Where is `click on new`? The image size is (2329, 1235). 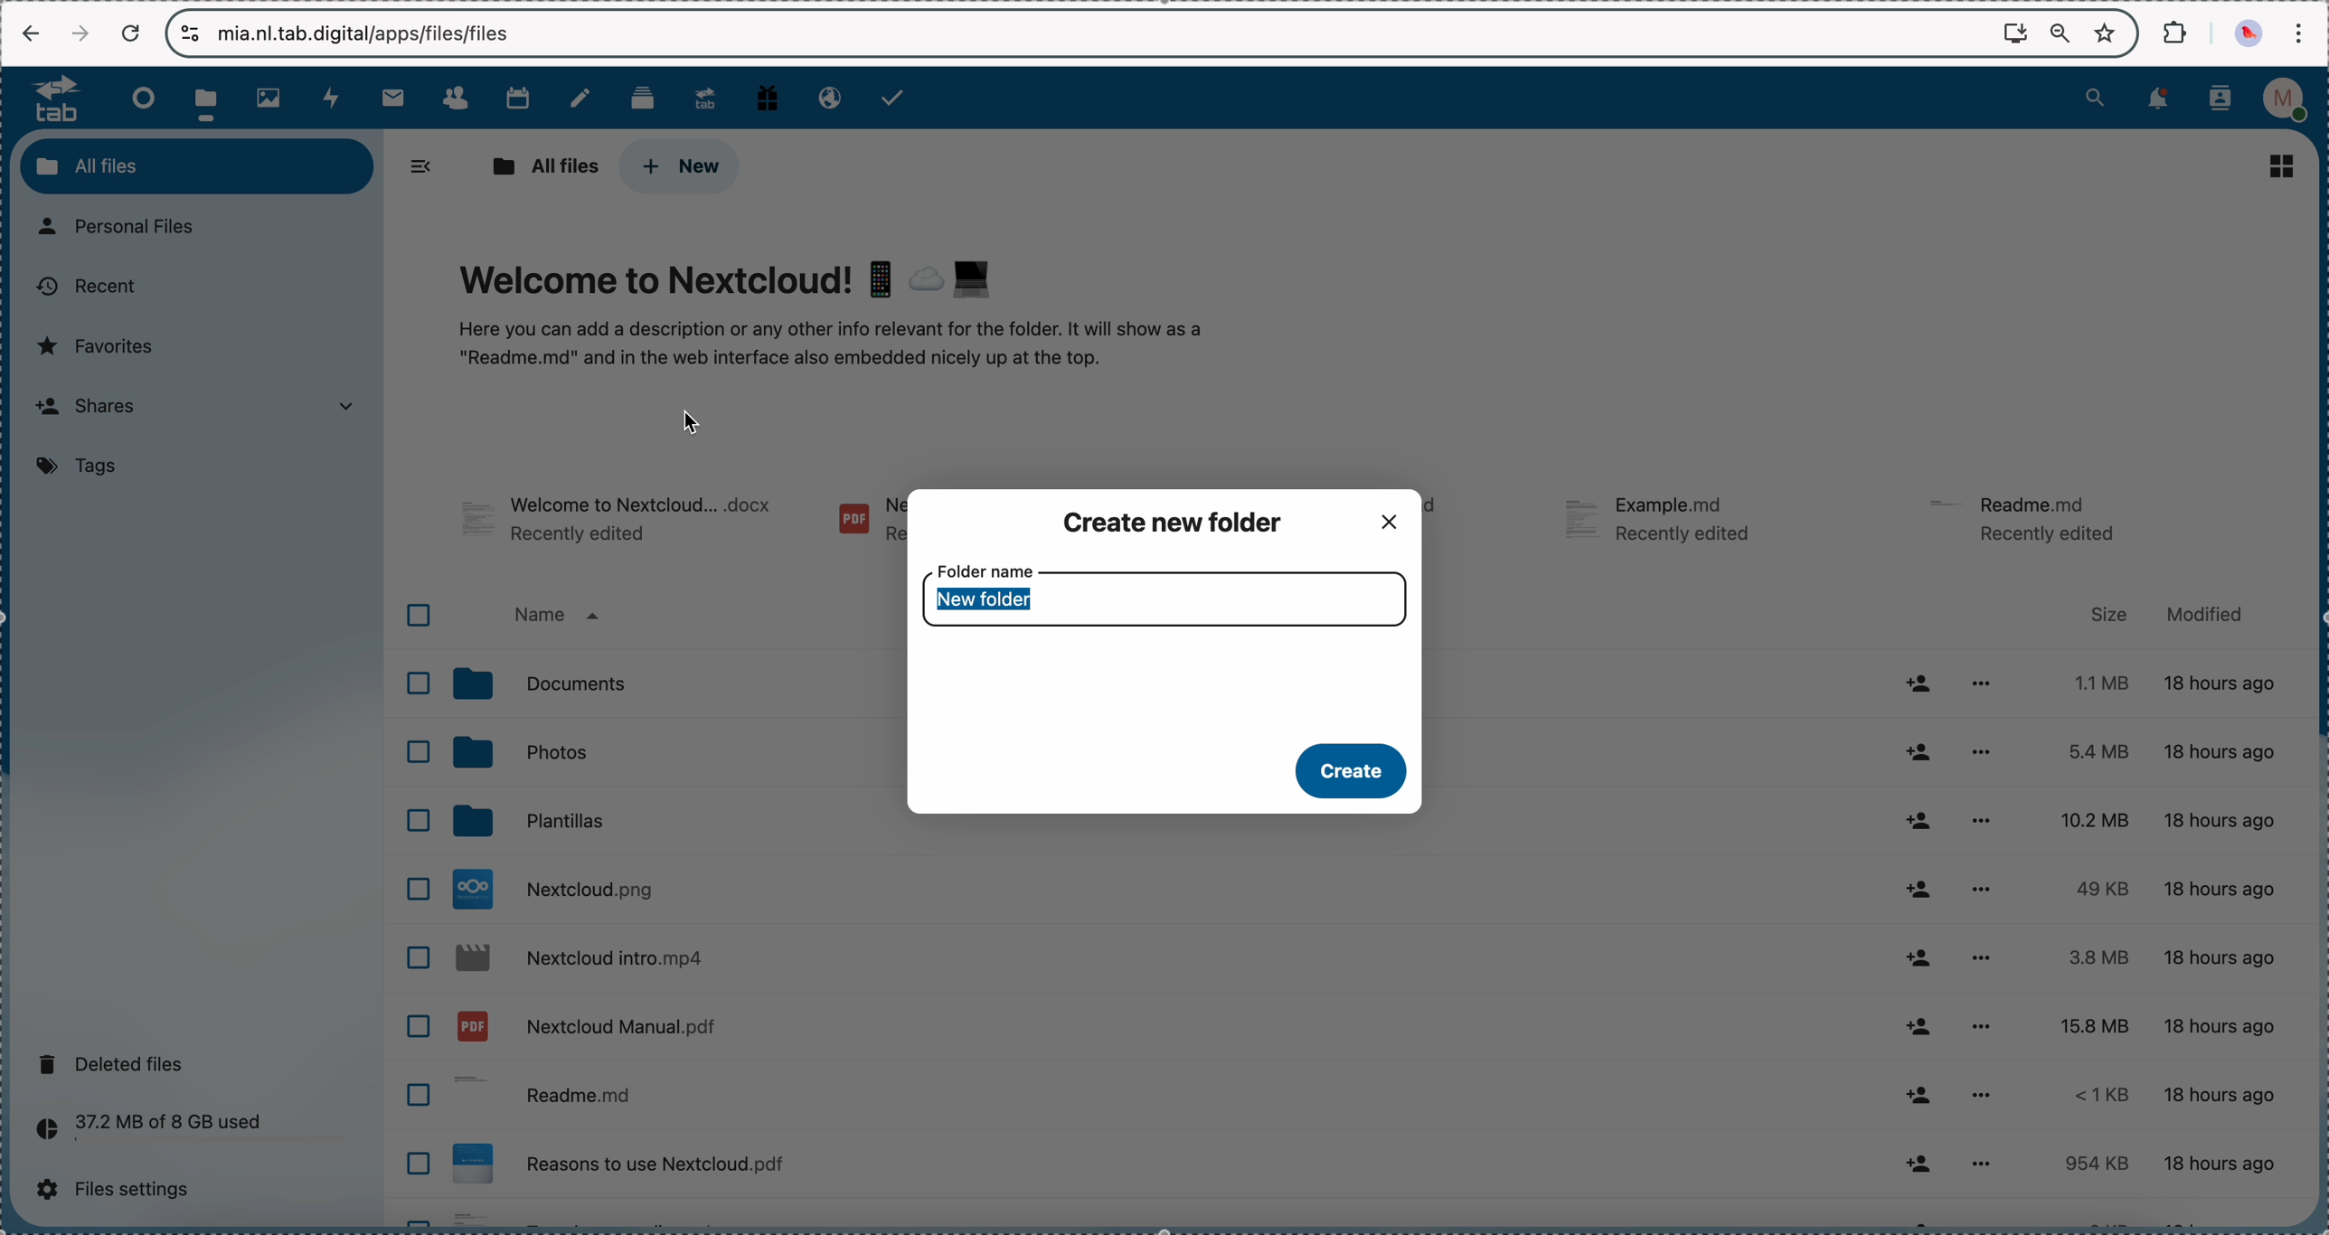 click on new is located at coordinates (677, 166).